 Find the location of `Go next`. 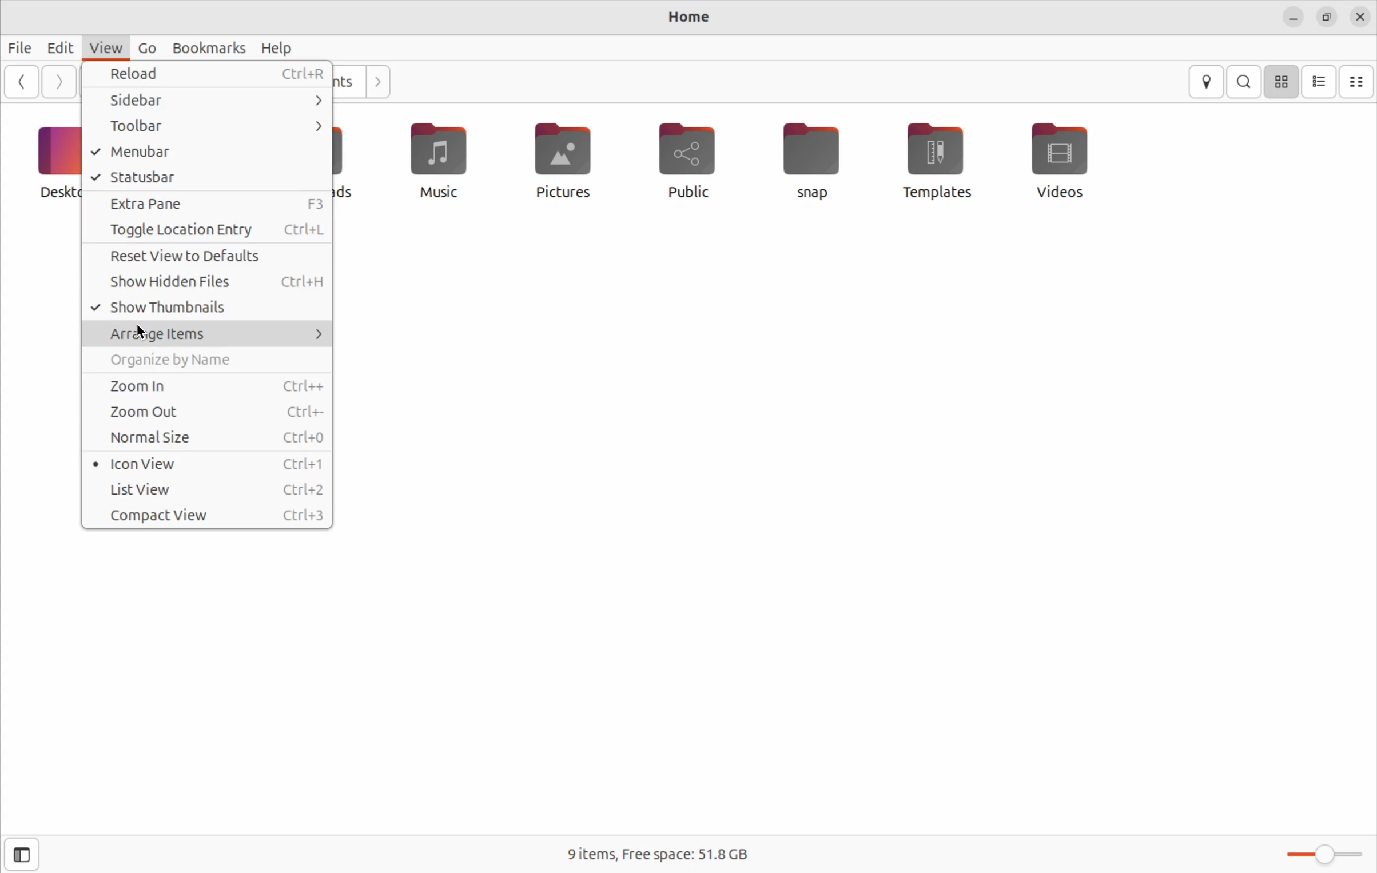

Go next is located at coordinates (59, 82).